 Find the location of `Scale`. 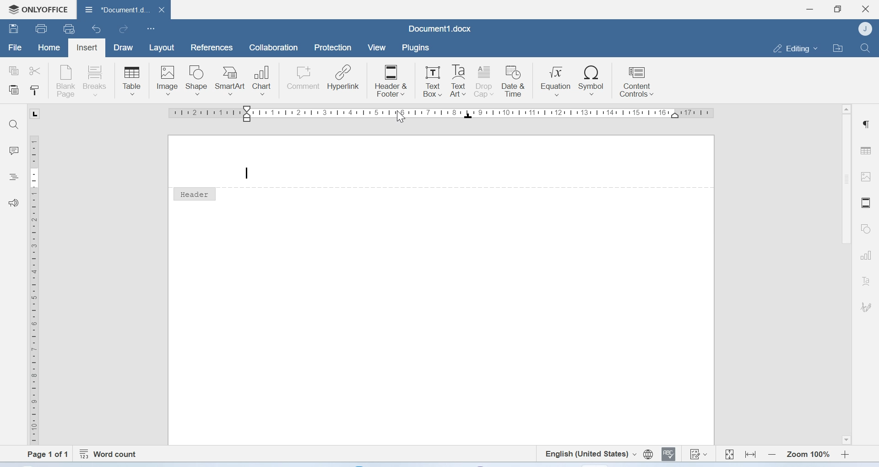

Scale is located at coordinates (38, 288).